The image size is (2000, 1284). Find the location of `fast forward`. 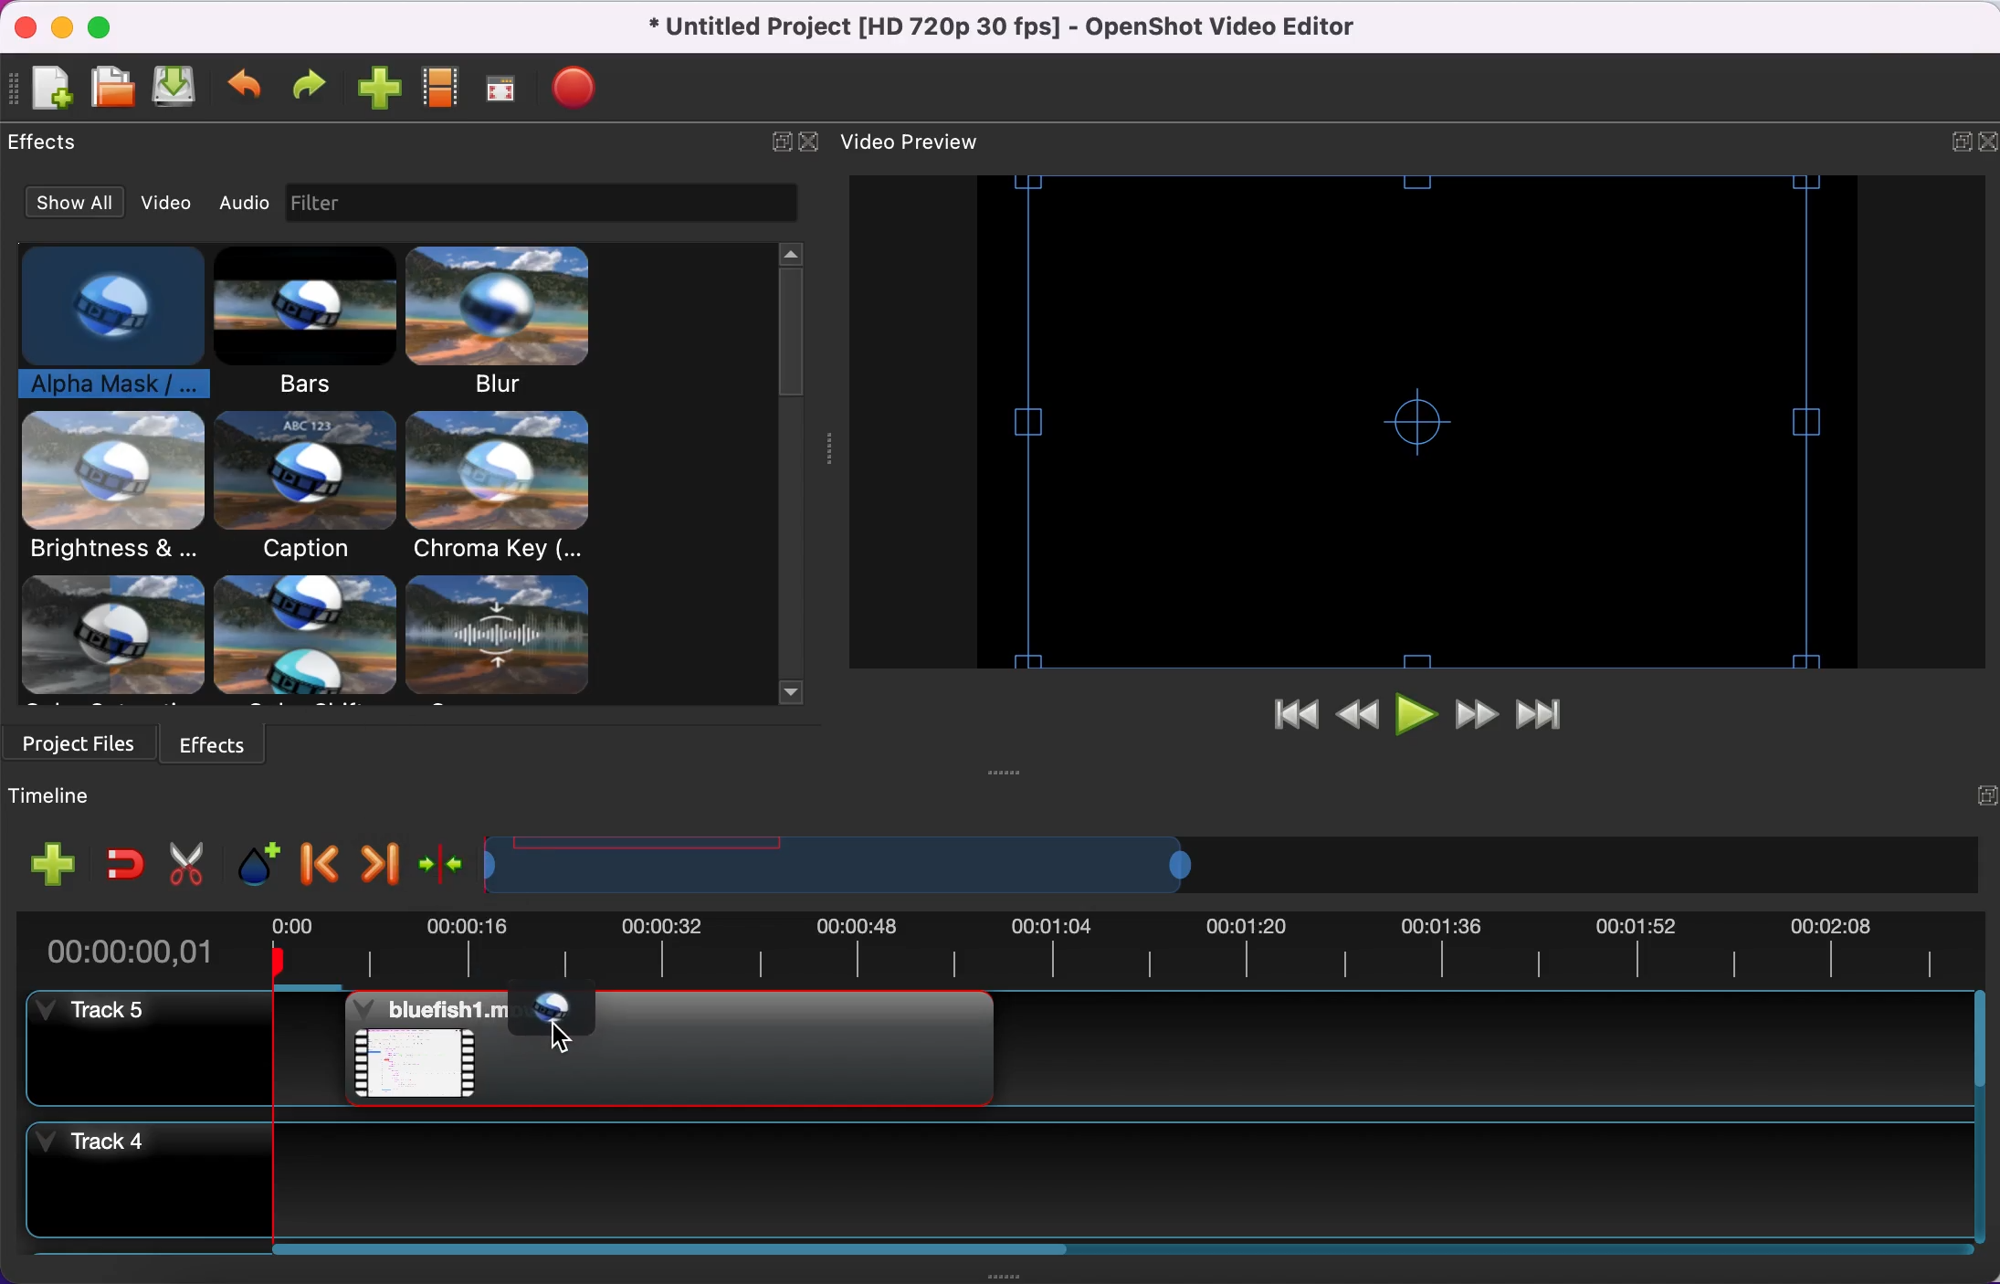

fast forward is located at coordinates (1478, 713).